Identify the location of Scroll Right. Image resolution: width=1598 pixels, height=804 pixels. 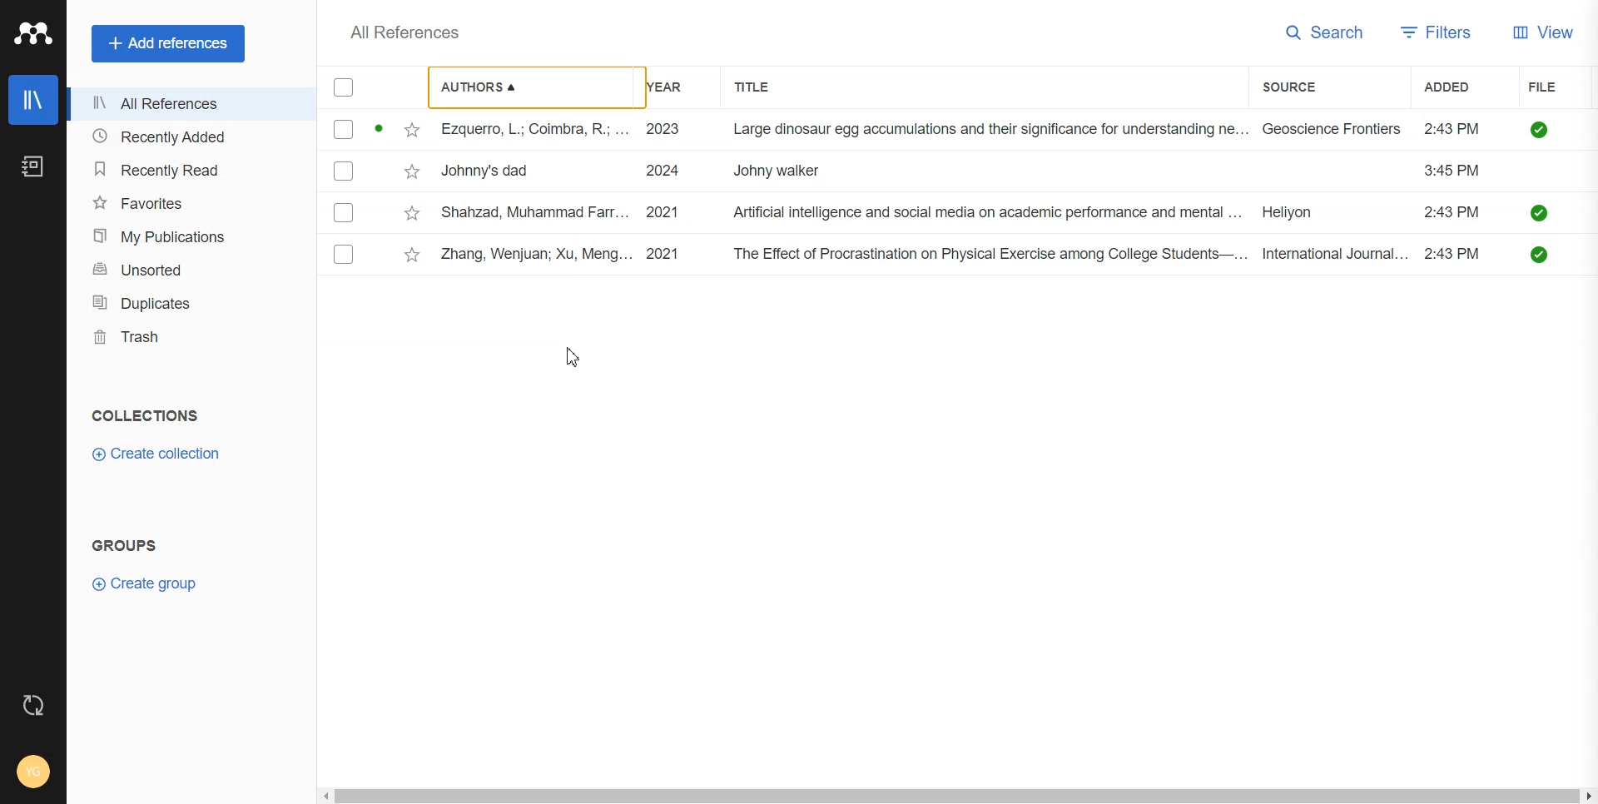
(1588, 794).